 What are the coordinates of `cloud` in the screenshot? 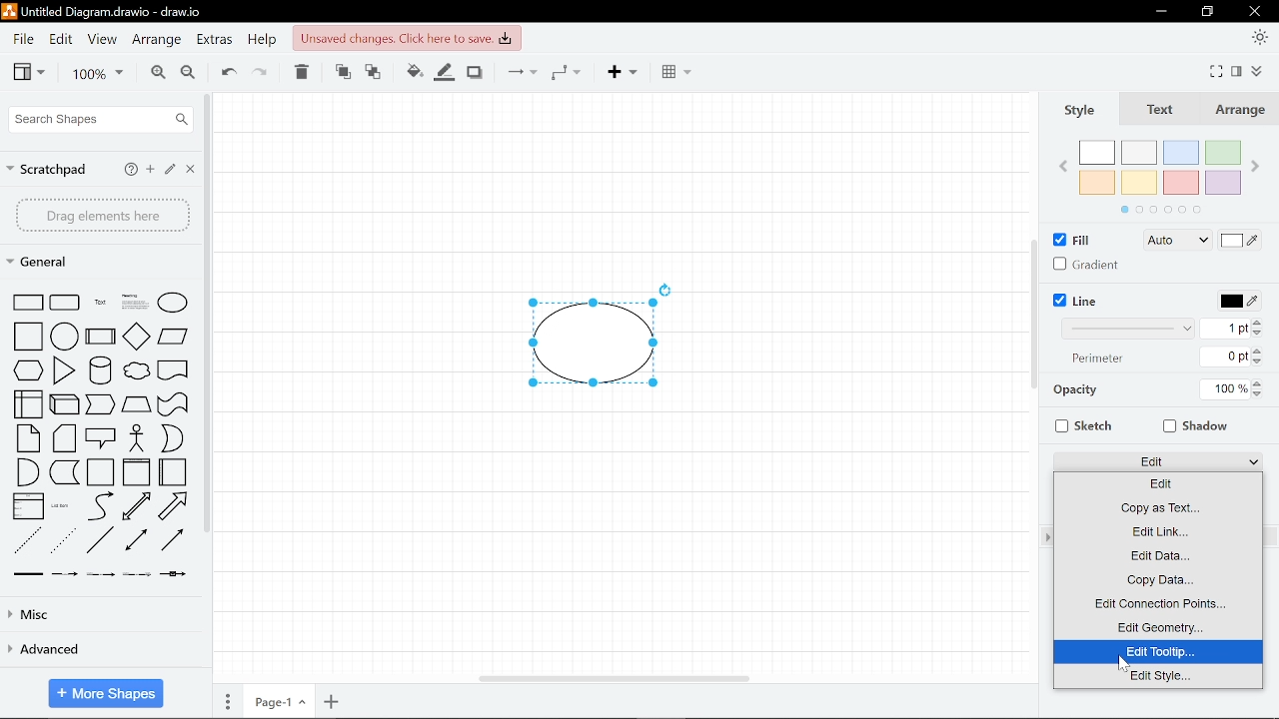 It's located at (136, 369).